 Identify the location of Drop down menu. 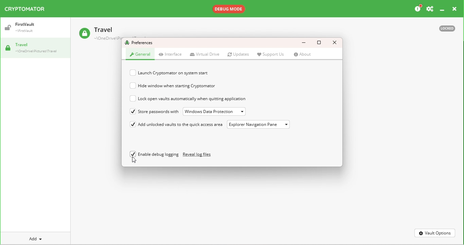
(214, 111).